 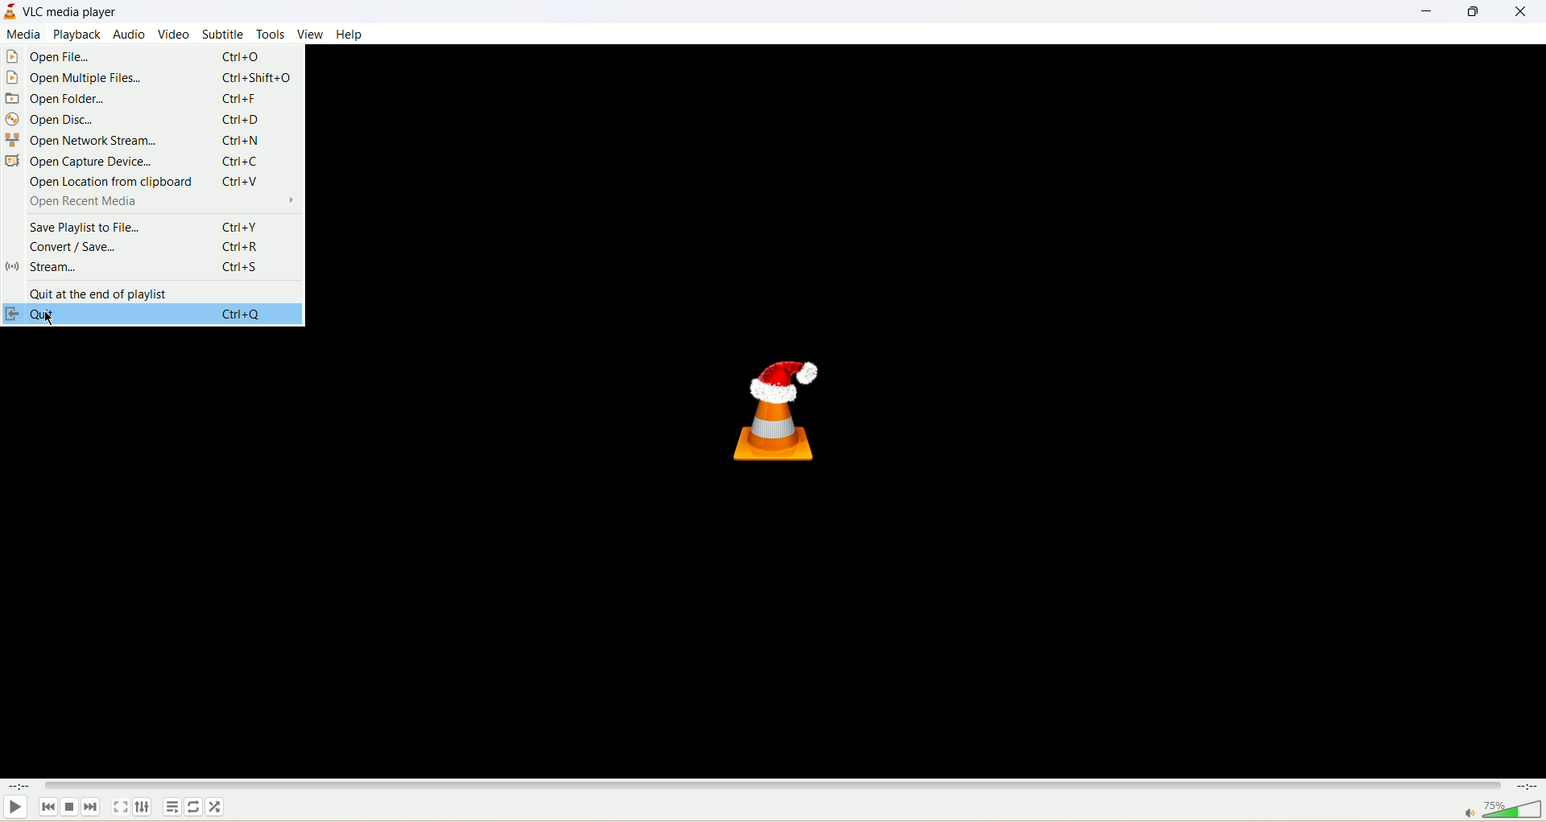 What do you see at coordinates (270, 35) in the screenshot?
I see `tools` at bounding box center [270, 35].